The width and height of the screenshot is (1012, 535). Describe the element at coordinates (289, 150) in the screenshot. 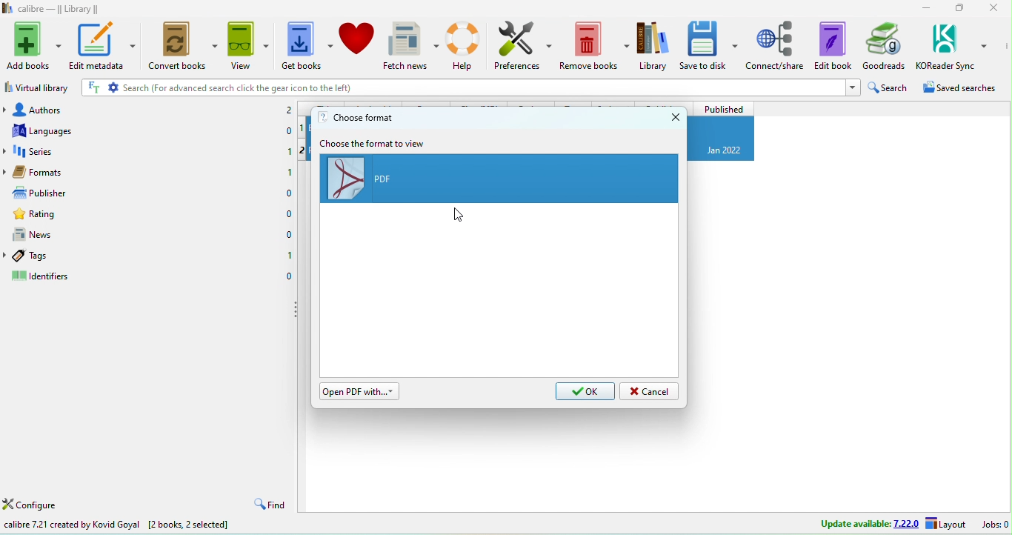

I see `1` at that location.